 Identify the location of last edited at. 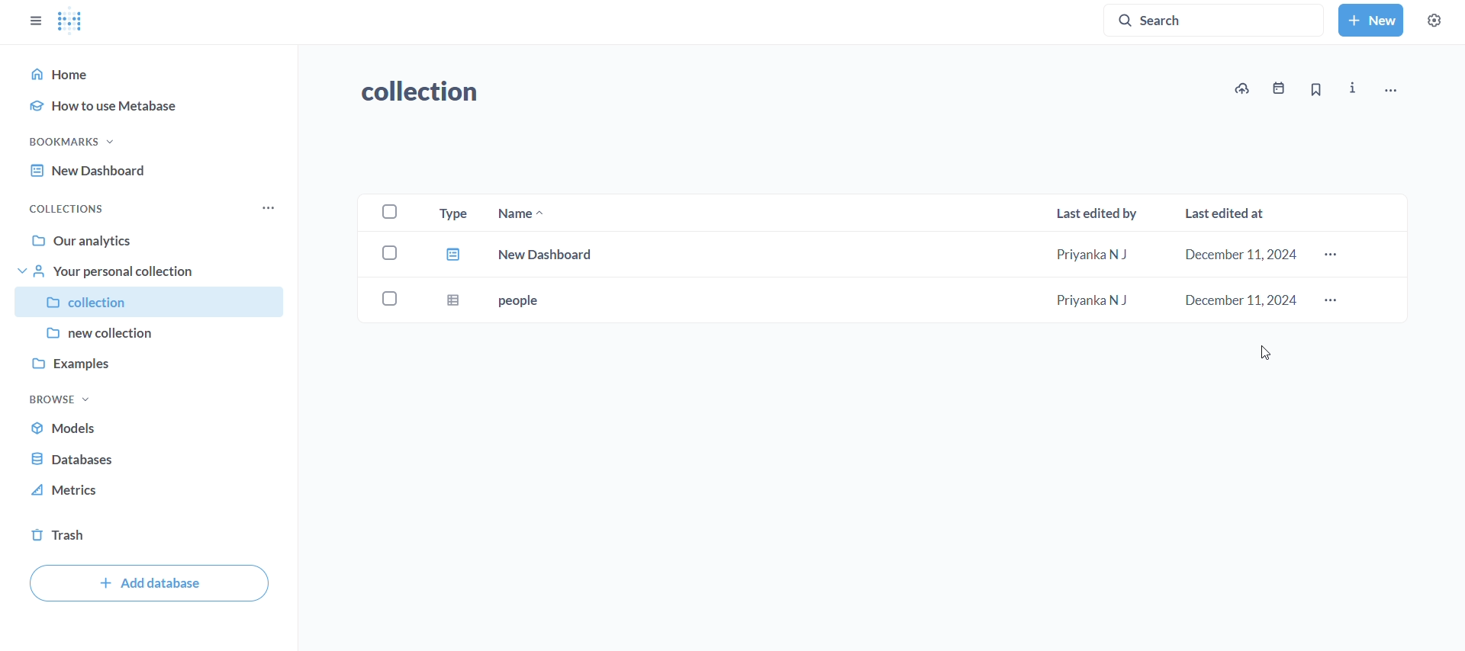
(1228, 214).